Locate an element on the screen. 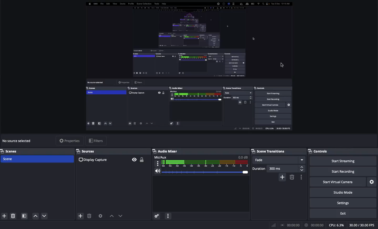  Delete is located at coordinates (90, 216).